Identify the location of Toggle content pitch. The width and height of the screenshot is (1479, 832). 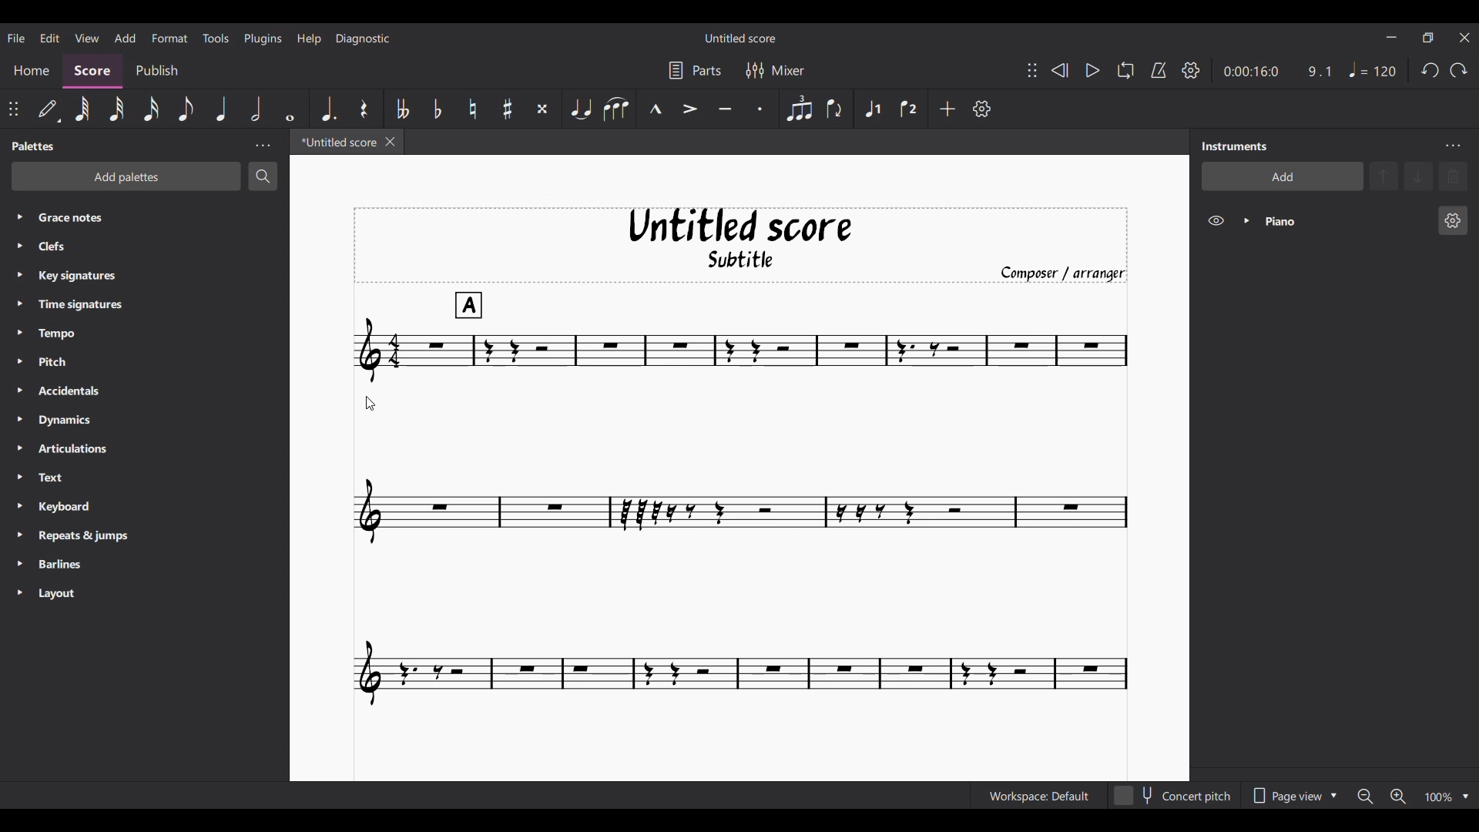
(1174, 795).